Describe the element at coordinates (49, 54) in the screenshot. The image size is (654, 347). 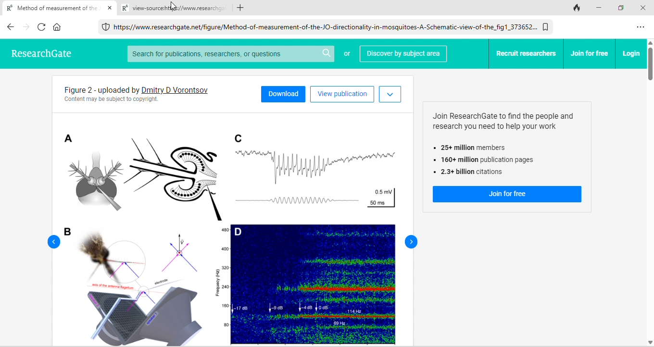
I see `research gate` at that location.